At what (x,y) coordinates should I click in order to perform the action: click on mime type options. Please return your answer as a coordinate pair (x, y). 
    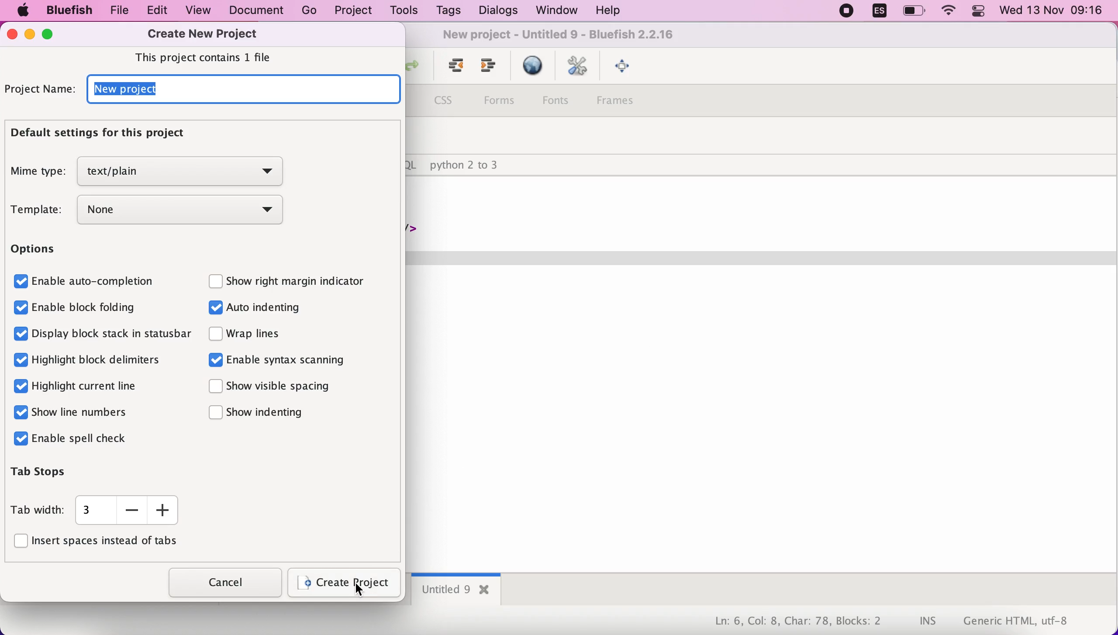
    Looking at the image, I should click on (183, 173).